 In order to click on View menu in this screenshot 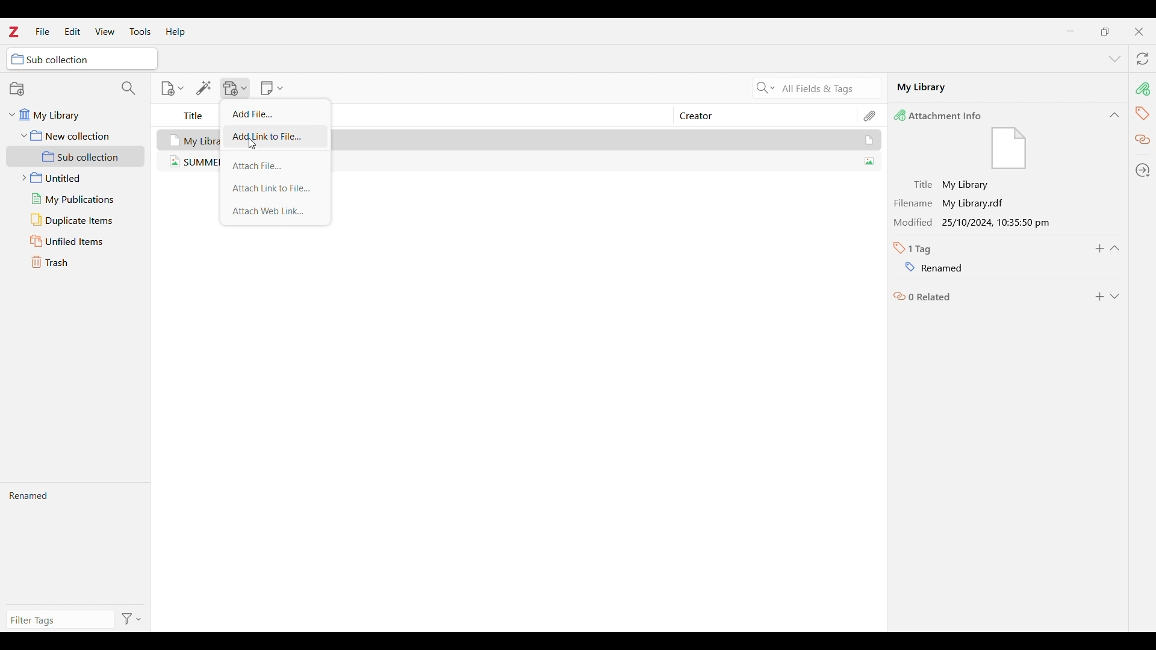, I will do `click(104, 31)`.